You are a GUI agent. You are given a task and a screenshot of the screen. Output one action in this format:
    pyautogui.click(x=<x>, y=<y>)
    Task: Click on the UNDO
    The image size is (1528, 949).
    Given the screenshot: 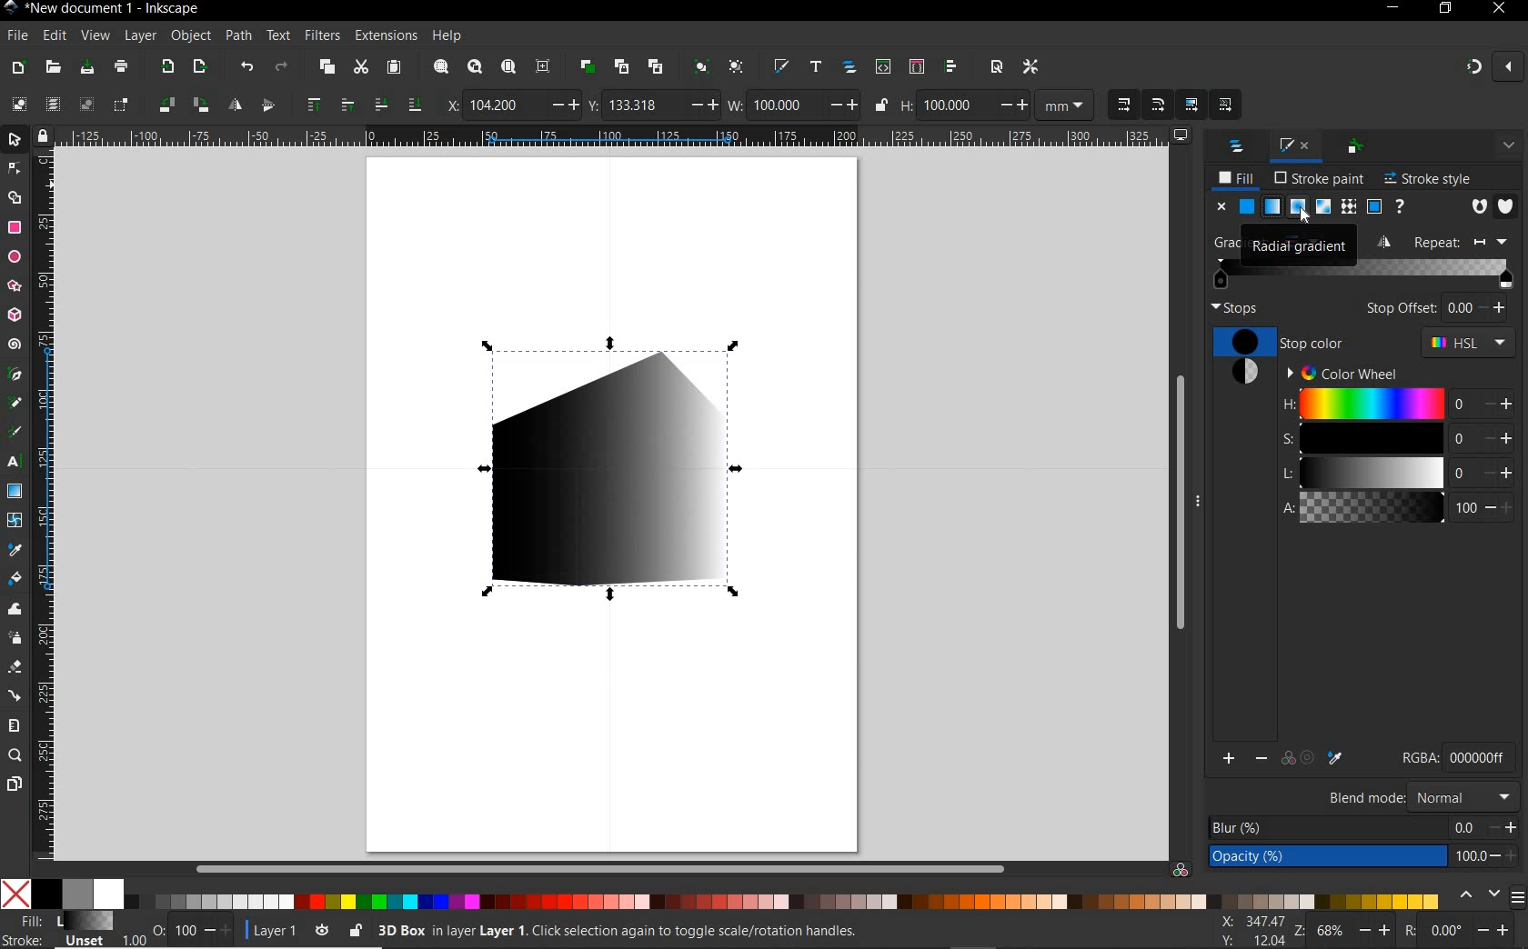 What is the action you would take?
    pyautogui.click(x=247, y=68)
    